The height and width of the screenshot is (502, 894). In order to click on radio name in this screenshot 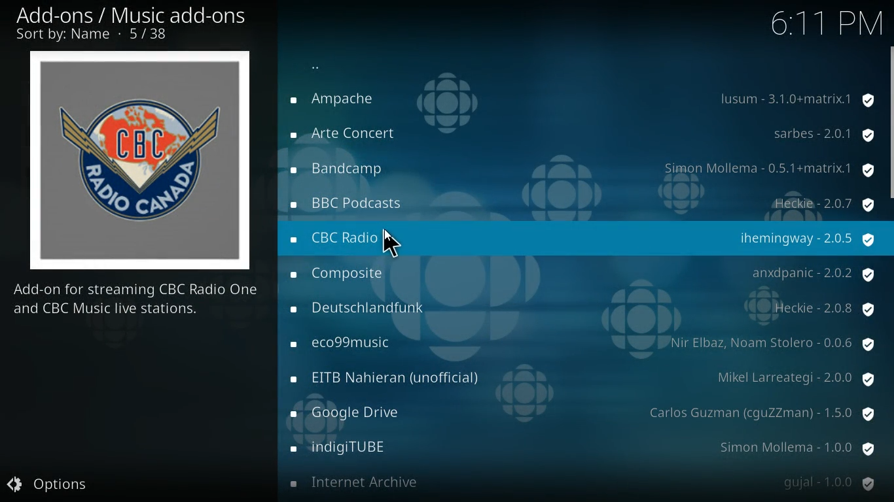, I will do `click(345, 341)`.